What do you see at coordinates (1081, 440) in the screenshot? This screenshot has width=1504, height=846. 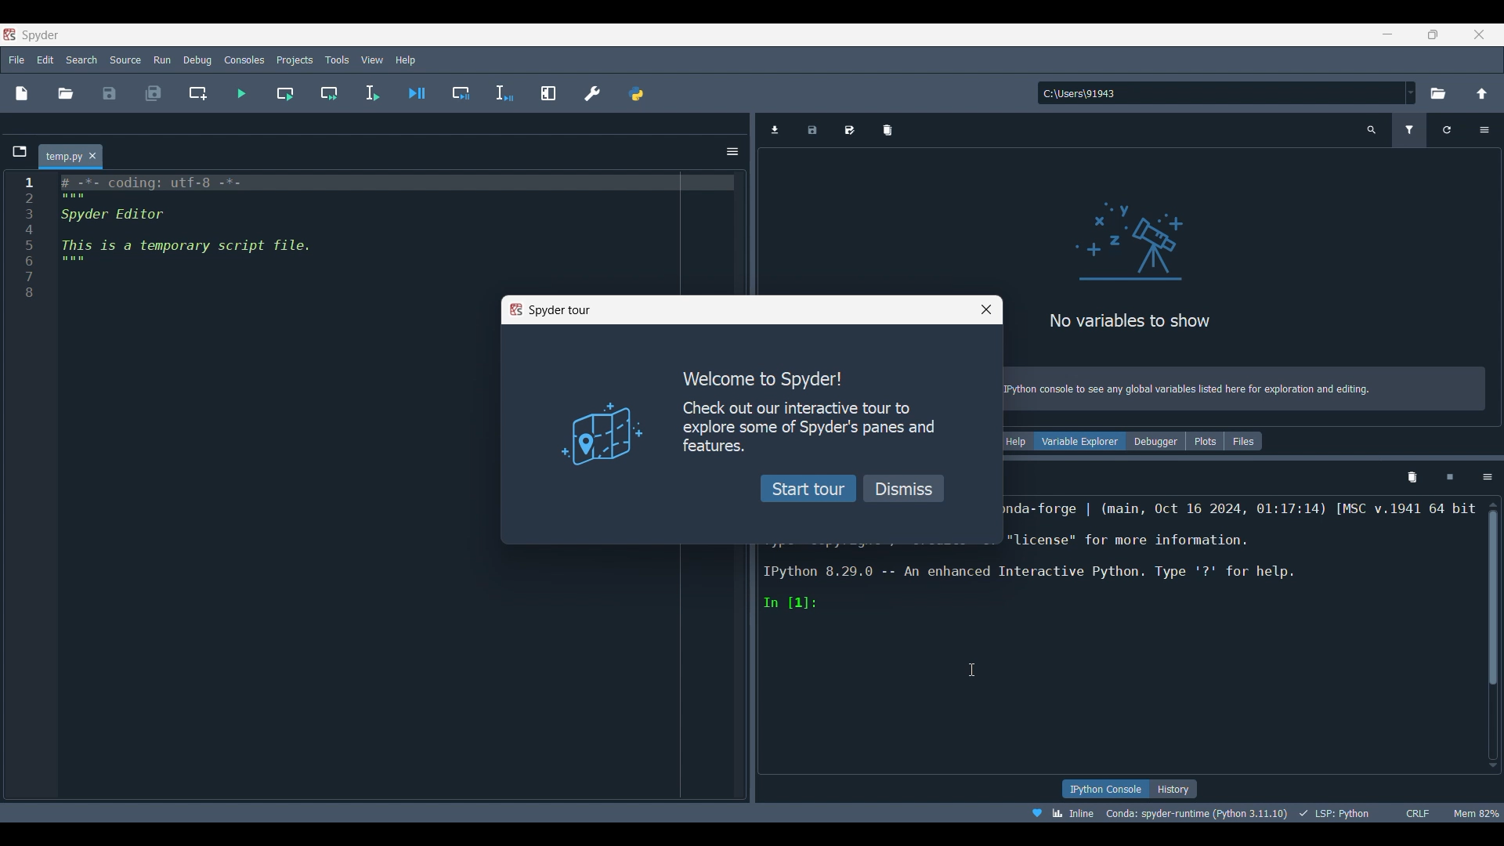 I see `Variable Explorer` at bounding box center [1081, 440].